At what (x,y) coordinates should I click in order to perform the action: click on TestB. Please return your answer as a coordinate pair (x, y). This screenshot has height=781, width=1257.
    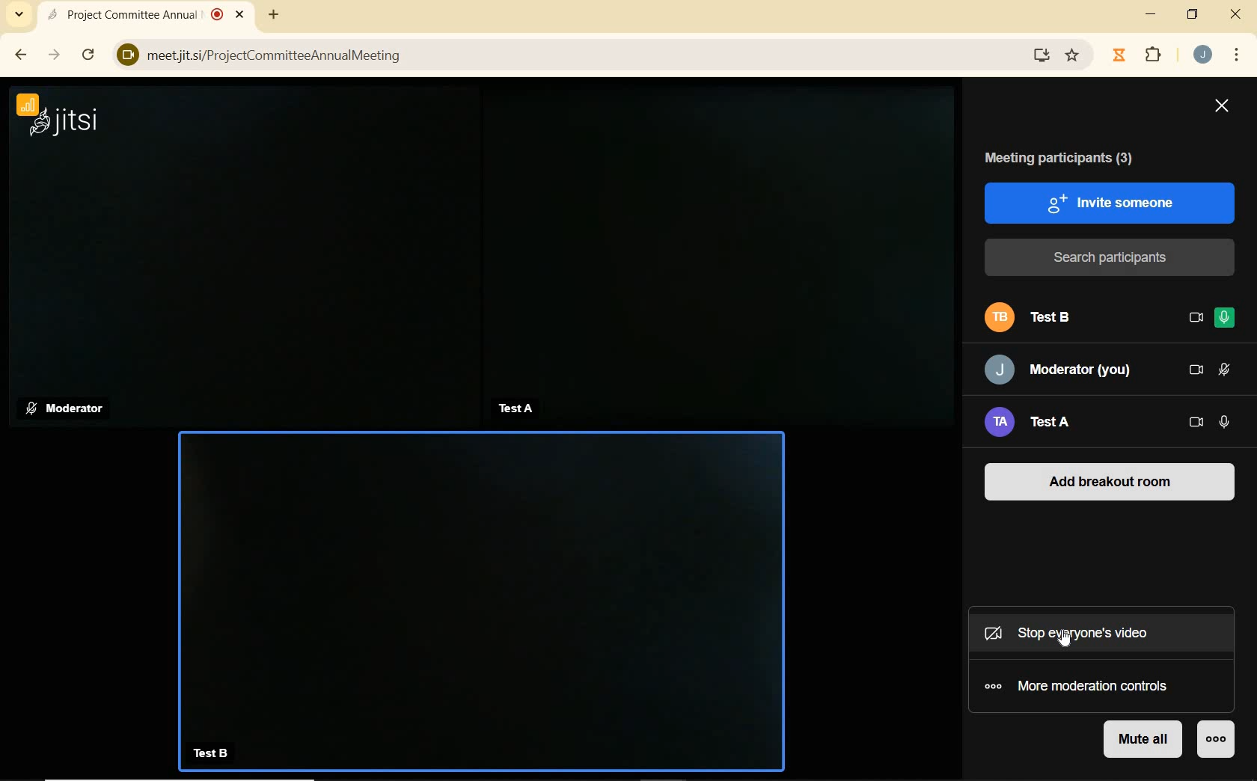
    Looking at the image, I should click on (216, 753).